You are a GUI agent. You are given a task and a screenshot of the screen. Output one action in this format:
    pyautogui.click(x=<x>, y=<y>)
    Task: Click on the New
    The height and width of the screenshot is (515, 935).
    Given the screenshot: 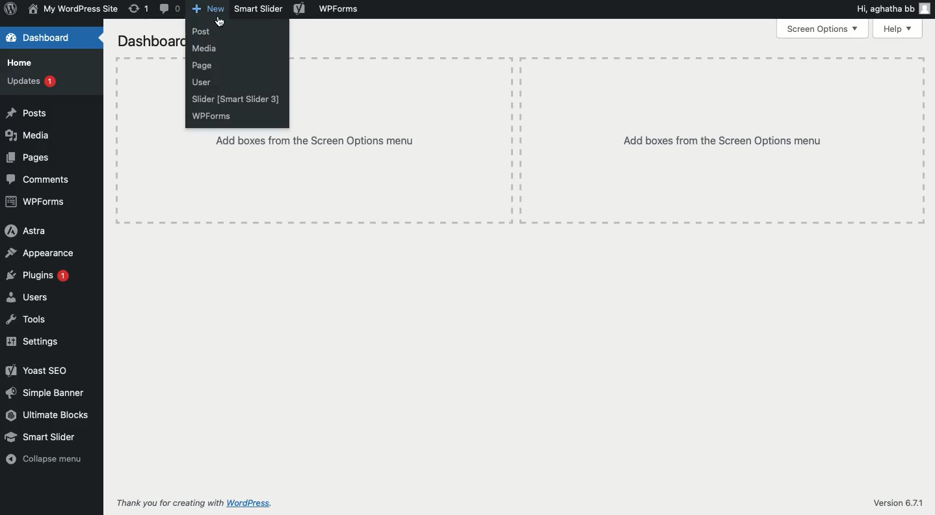 What is the action you would take?
    pyautogui.click(x=209, y=10)
    